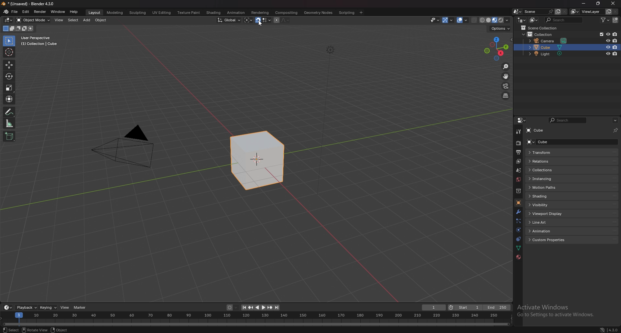 The image size is (621, 333). Describe the element at coordinates (258, 20) in the screenshot. I see `snap` at that location.